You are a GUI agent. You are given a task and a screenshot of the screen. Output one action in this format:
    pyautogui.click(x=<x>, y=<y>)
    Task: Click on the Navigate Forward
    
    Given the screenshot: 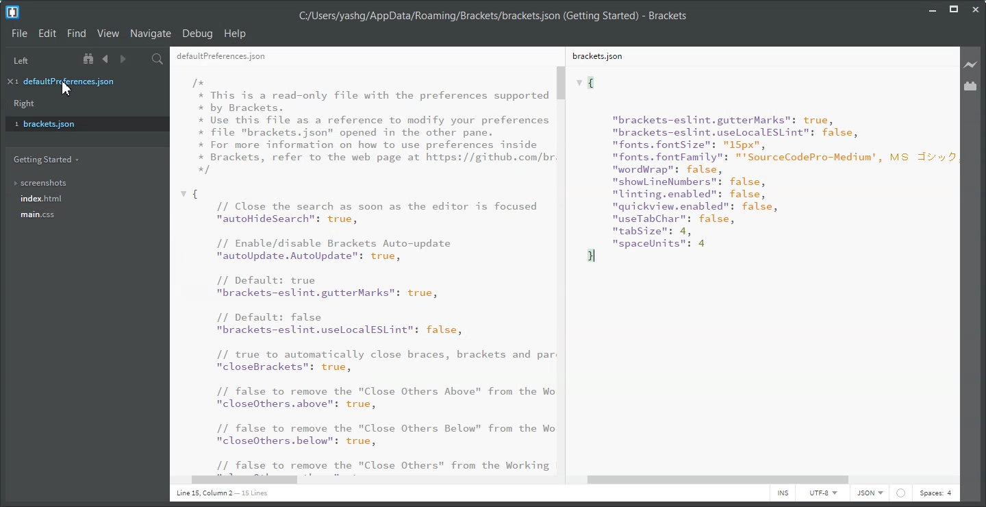 What is the action you would take?
    pyautogui.click(x=121, y=58)
    